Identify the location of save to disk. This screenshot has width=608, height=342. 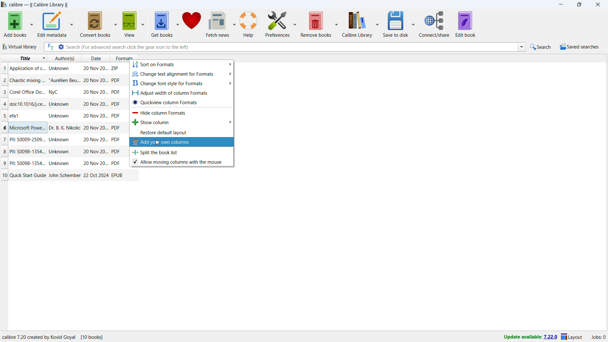
(396, 24).